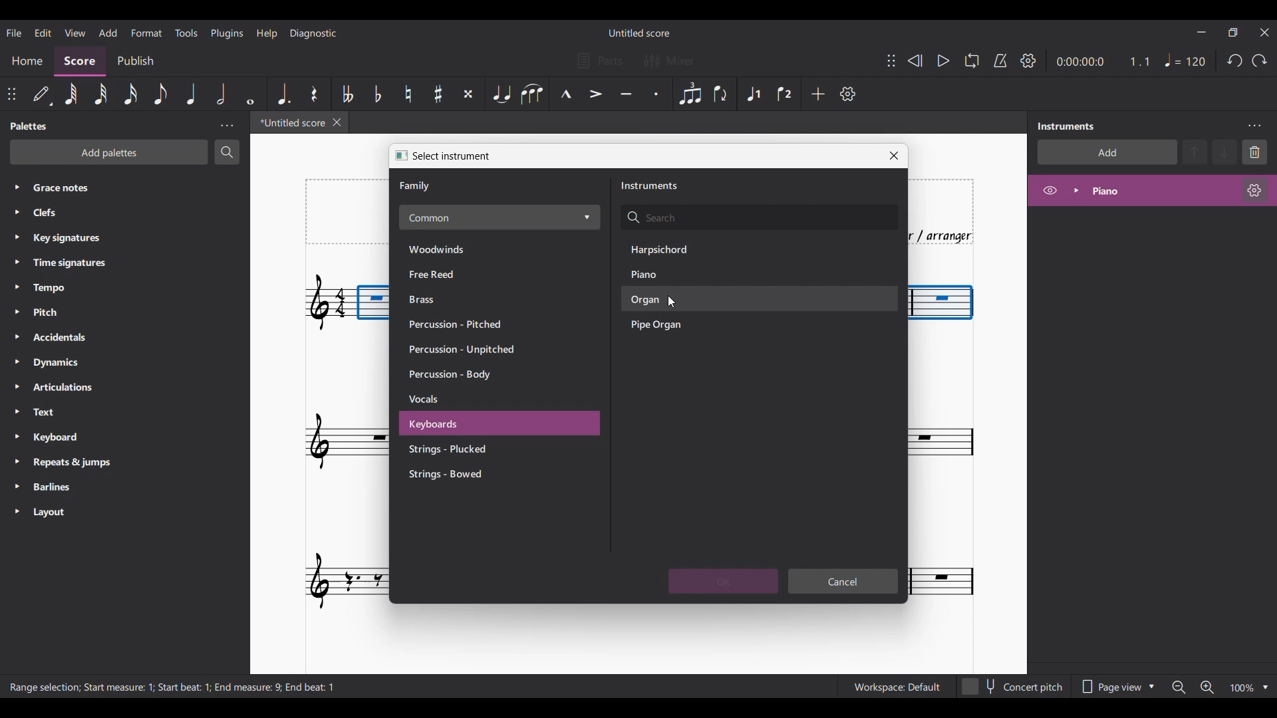 This screenshot has width=1277, height=718. What do you see at coordinates (283, 93) in the screenshot?
I see `Augmentation dot` at bounding box center [283, 93].